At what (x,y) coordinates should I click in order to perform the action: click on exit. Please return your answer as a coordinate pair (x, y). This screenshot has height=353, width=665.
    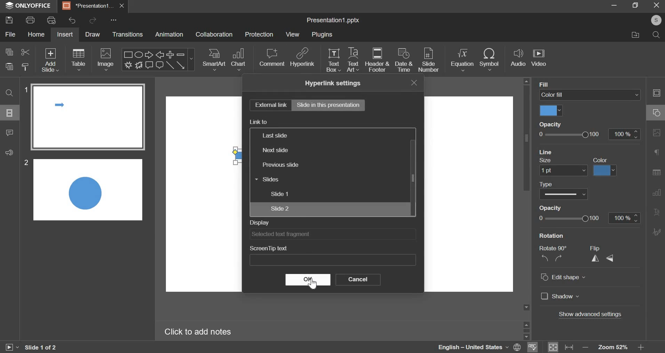
    Looking at the image, I should click on (414, 83).